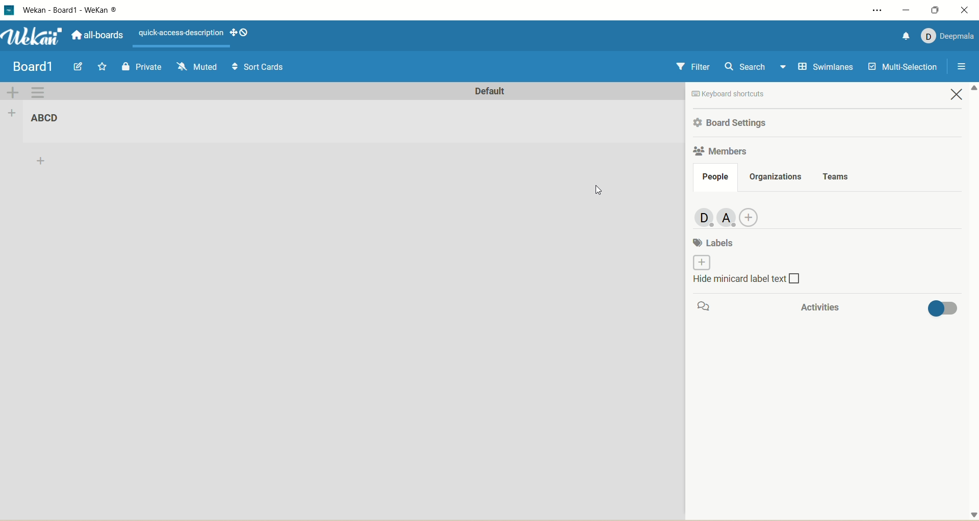  What do you see at coordinates (707, 307) in the screenshot?
I see `comments` at bounding box center [707, 307].